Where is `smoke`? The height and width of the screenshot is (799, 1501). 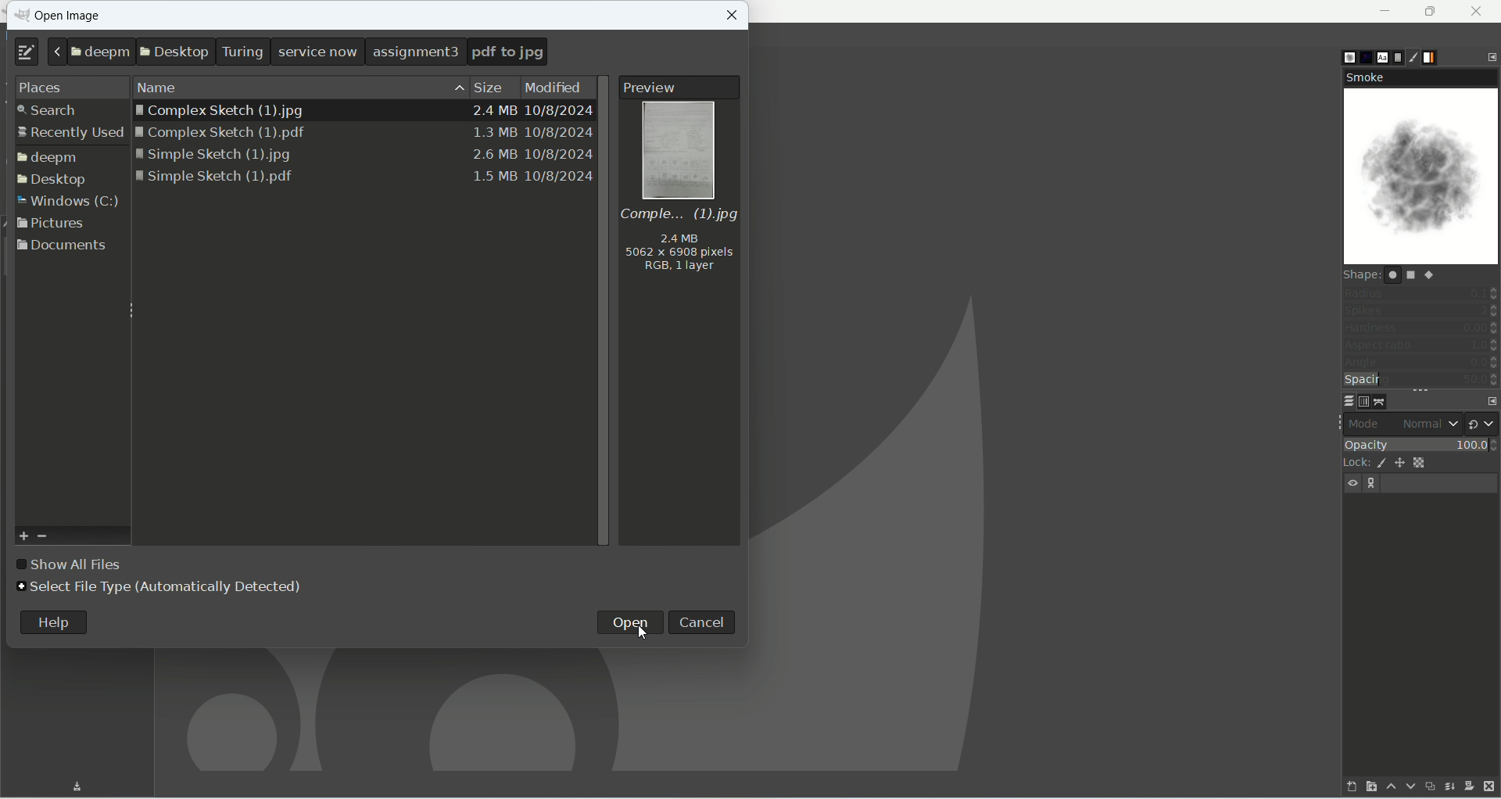
smoke is located at coordinates (1420, 77).